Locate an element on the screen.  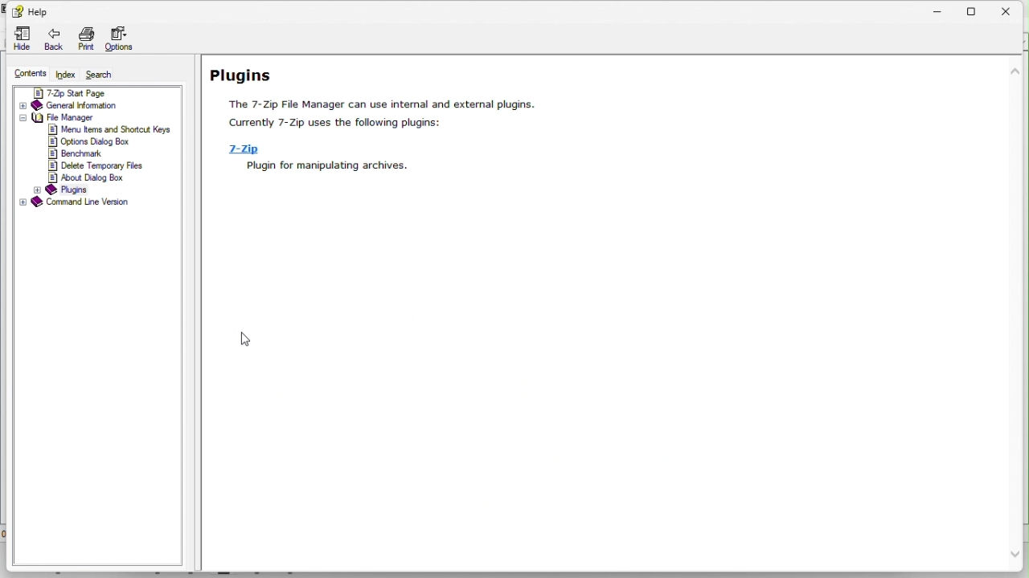
menu items is located at coordinates (109, 130).